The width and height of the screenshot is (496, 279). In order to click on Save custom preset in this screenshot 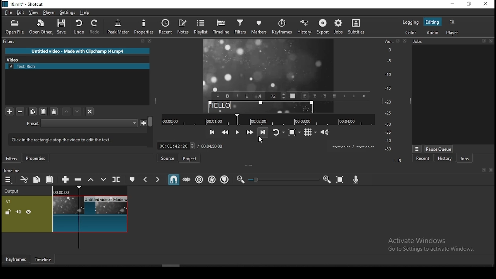, I will do `click(144, 122)`.